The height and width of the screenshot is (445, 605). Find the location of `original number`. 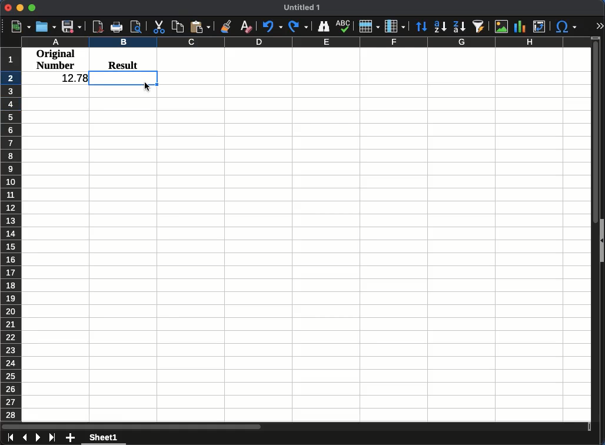

original number is located at coordinates (55, 59).